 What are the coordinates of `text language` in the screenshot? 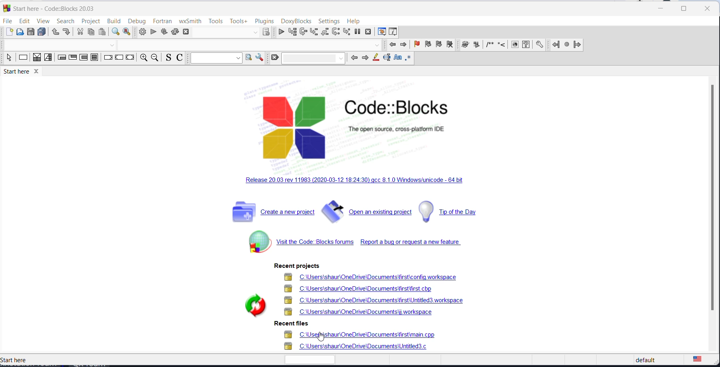 It's located at (702, 360).